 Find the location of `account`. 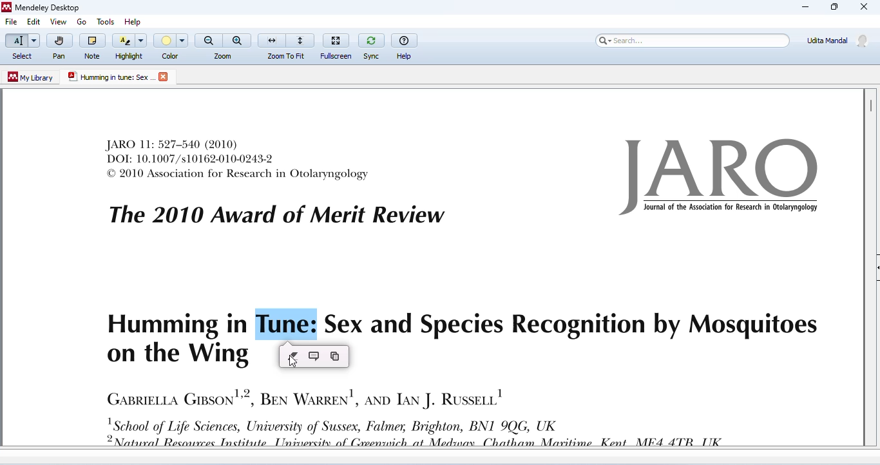

account is located at coordinates (838, 40).